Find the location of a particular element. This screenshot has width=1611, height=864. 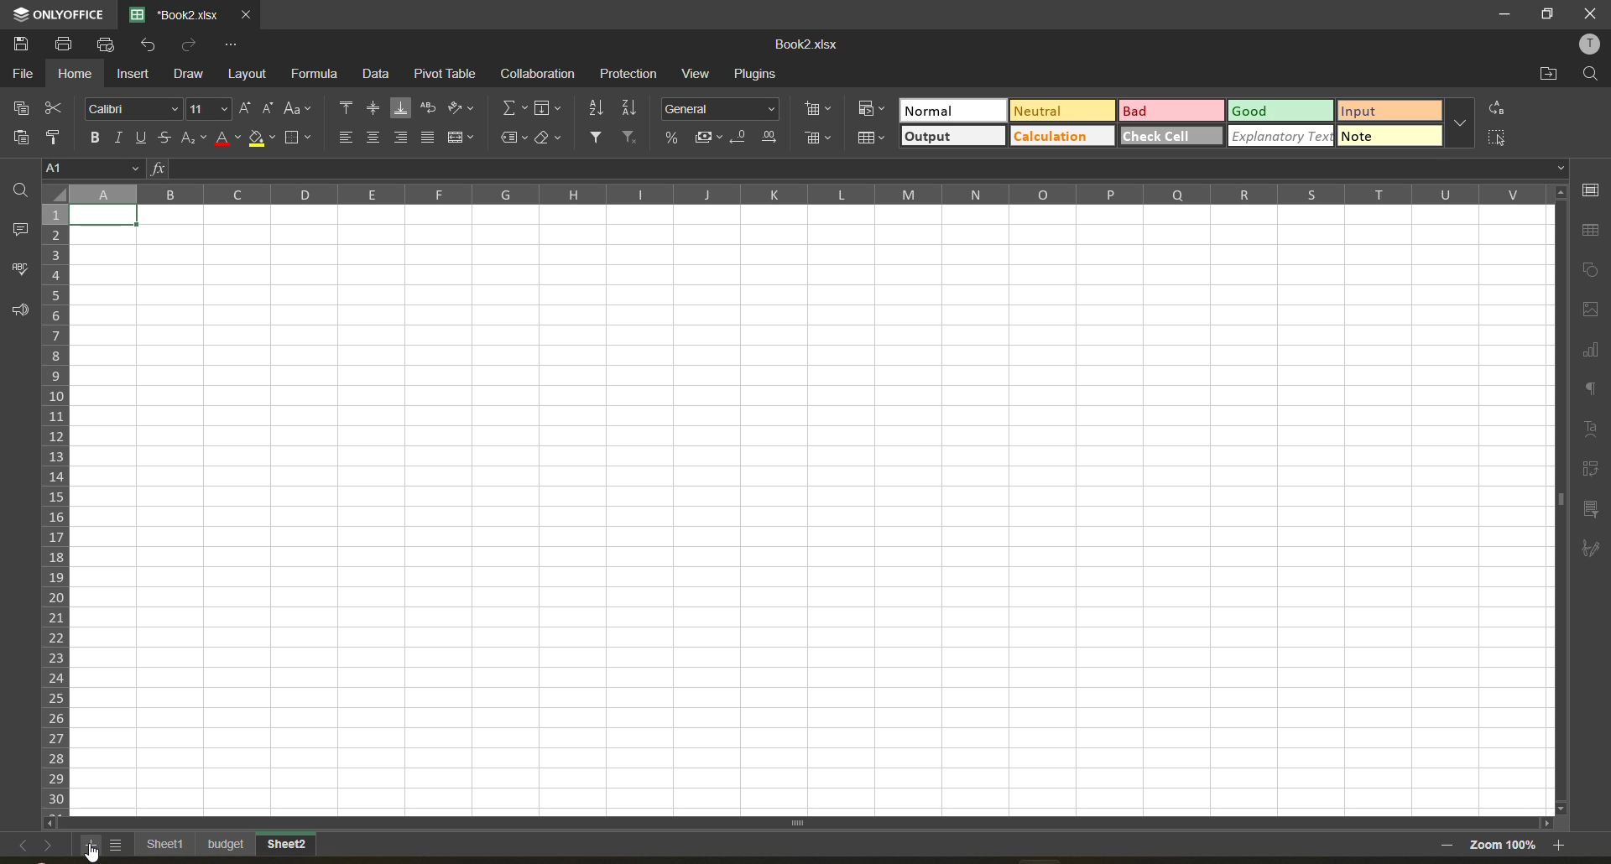

align middle is located at coordinates (373, 139).